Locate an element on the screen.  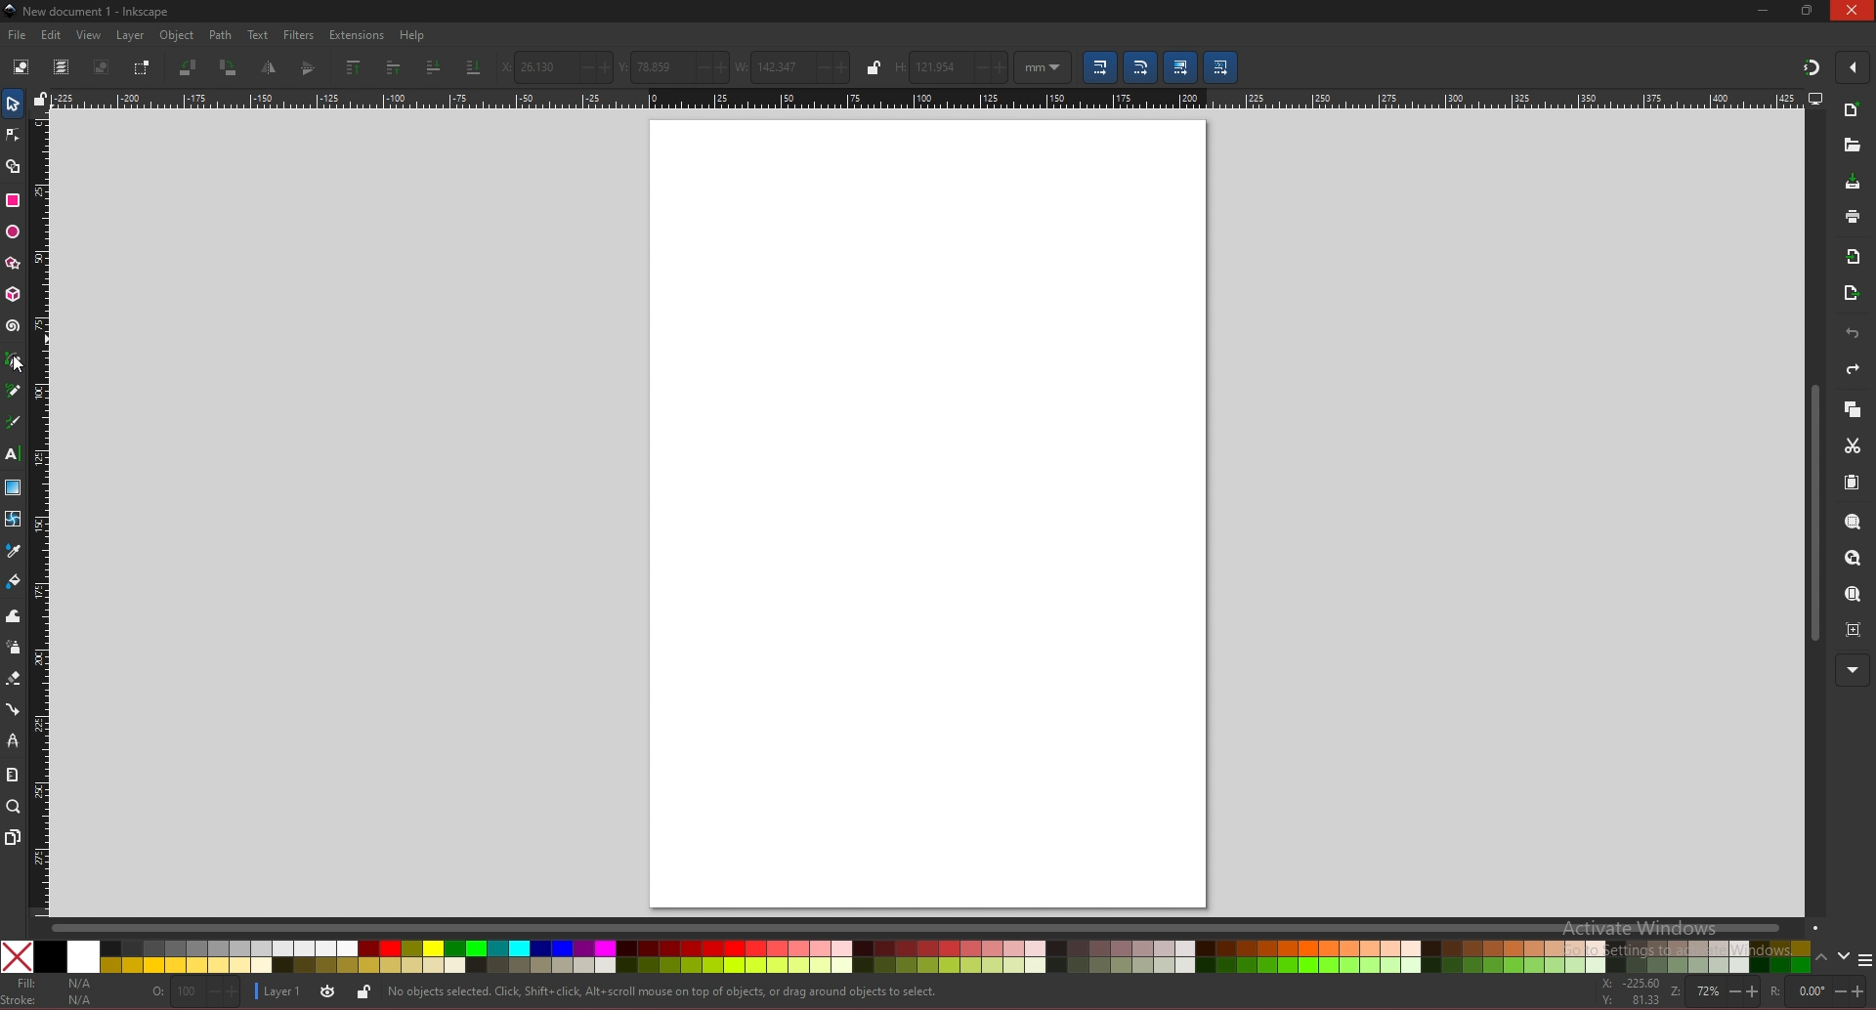
select all objects is located at coordinates (21, 64).